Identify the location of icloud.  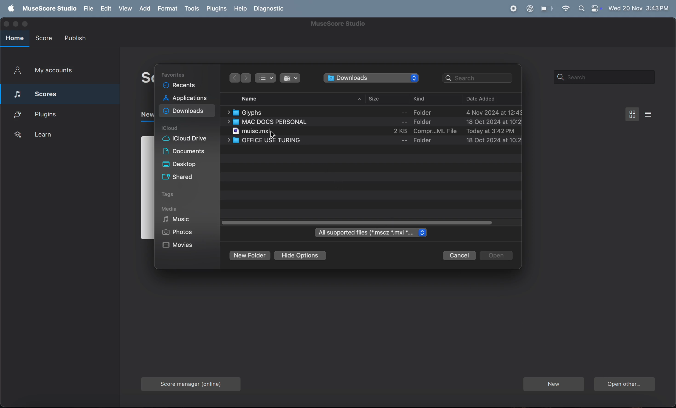
(173, 128).